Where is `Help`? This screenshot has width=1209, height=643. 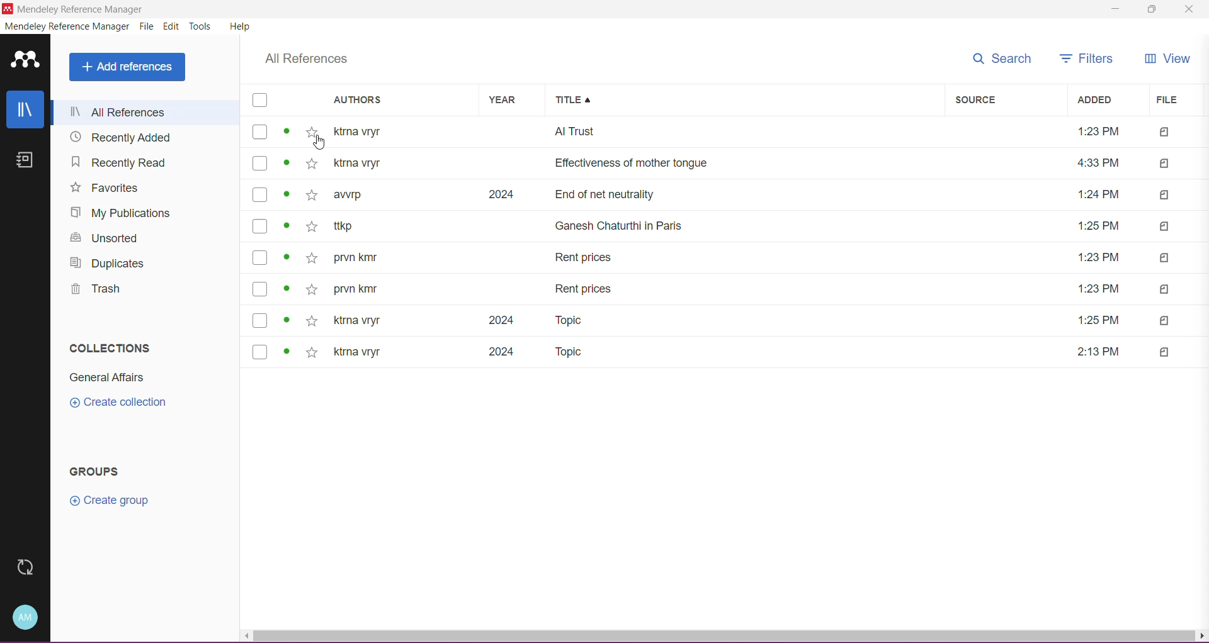 Help is located at coordinates (240, 27).